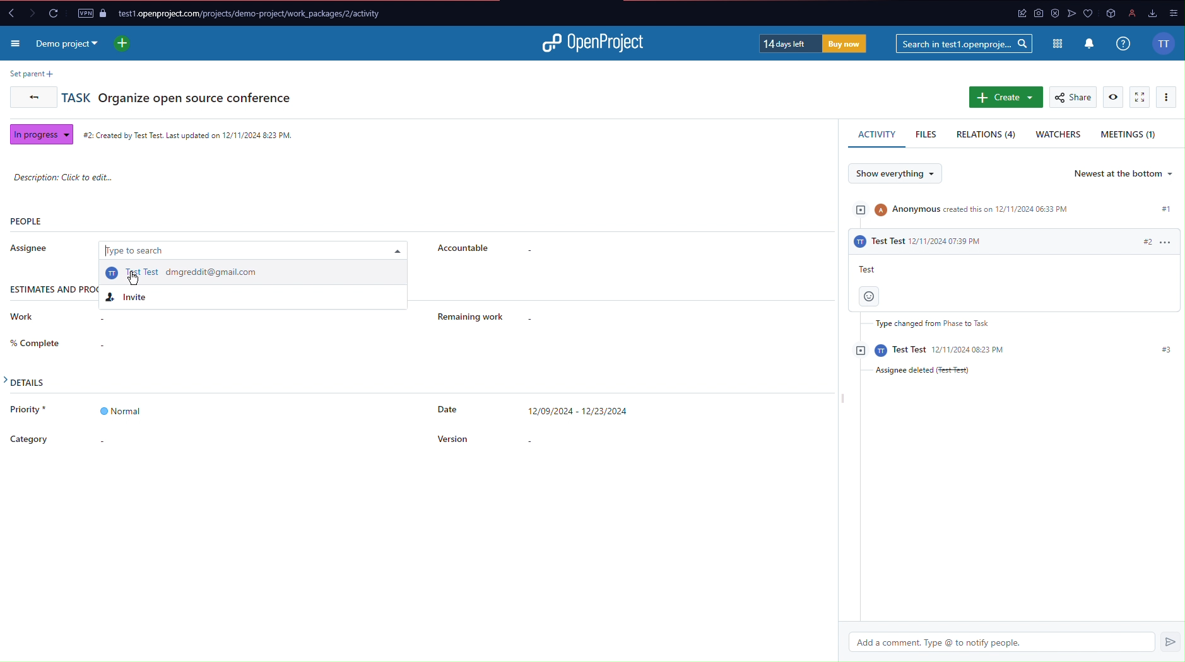 The image size is (1185, 662). Describe the element at coordinates (594, 47) in the screenshot. I see `Open Project` at that location.